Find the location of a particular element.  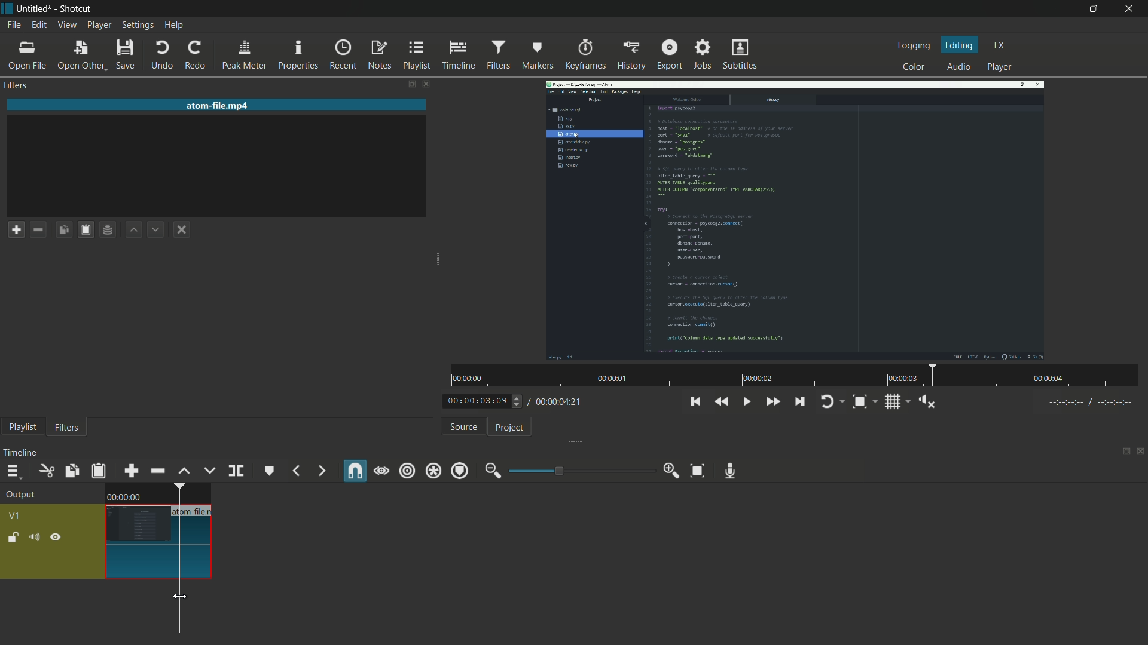

skip to the next point is located at coordinates (799, 402).